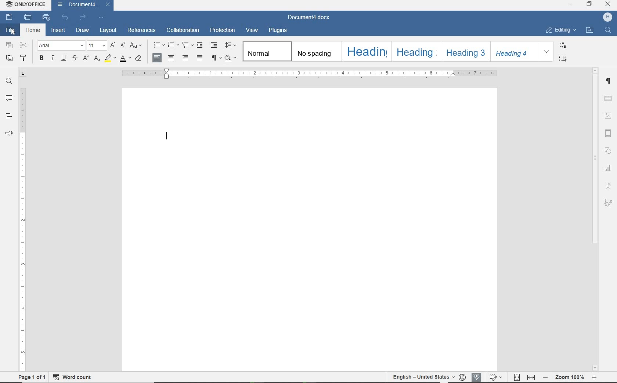 The height and width of the screenshot is (383, 617). Describe the element at coordinates (609, 185) in the screenshot. I see `text art` at that location.